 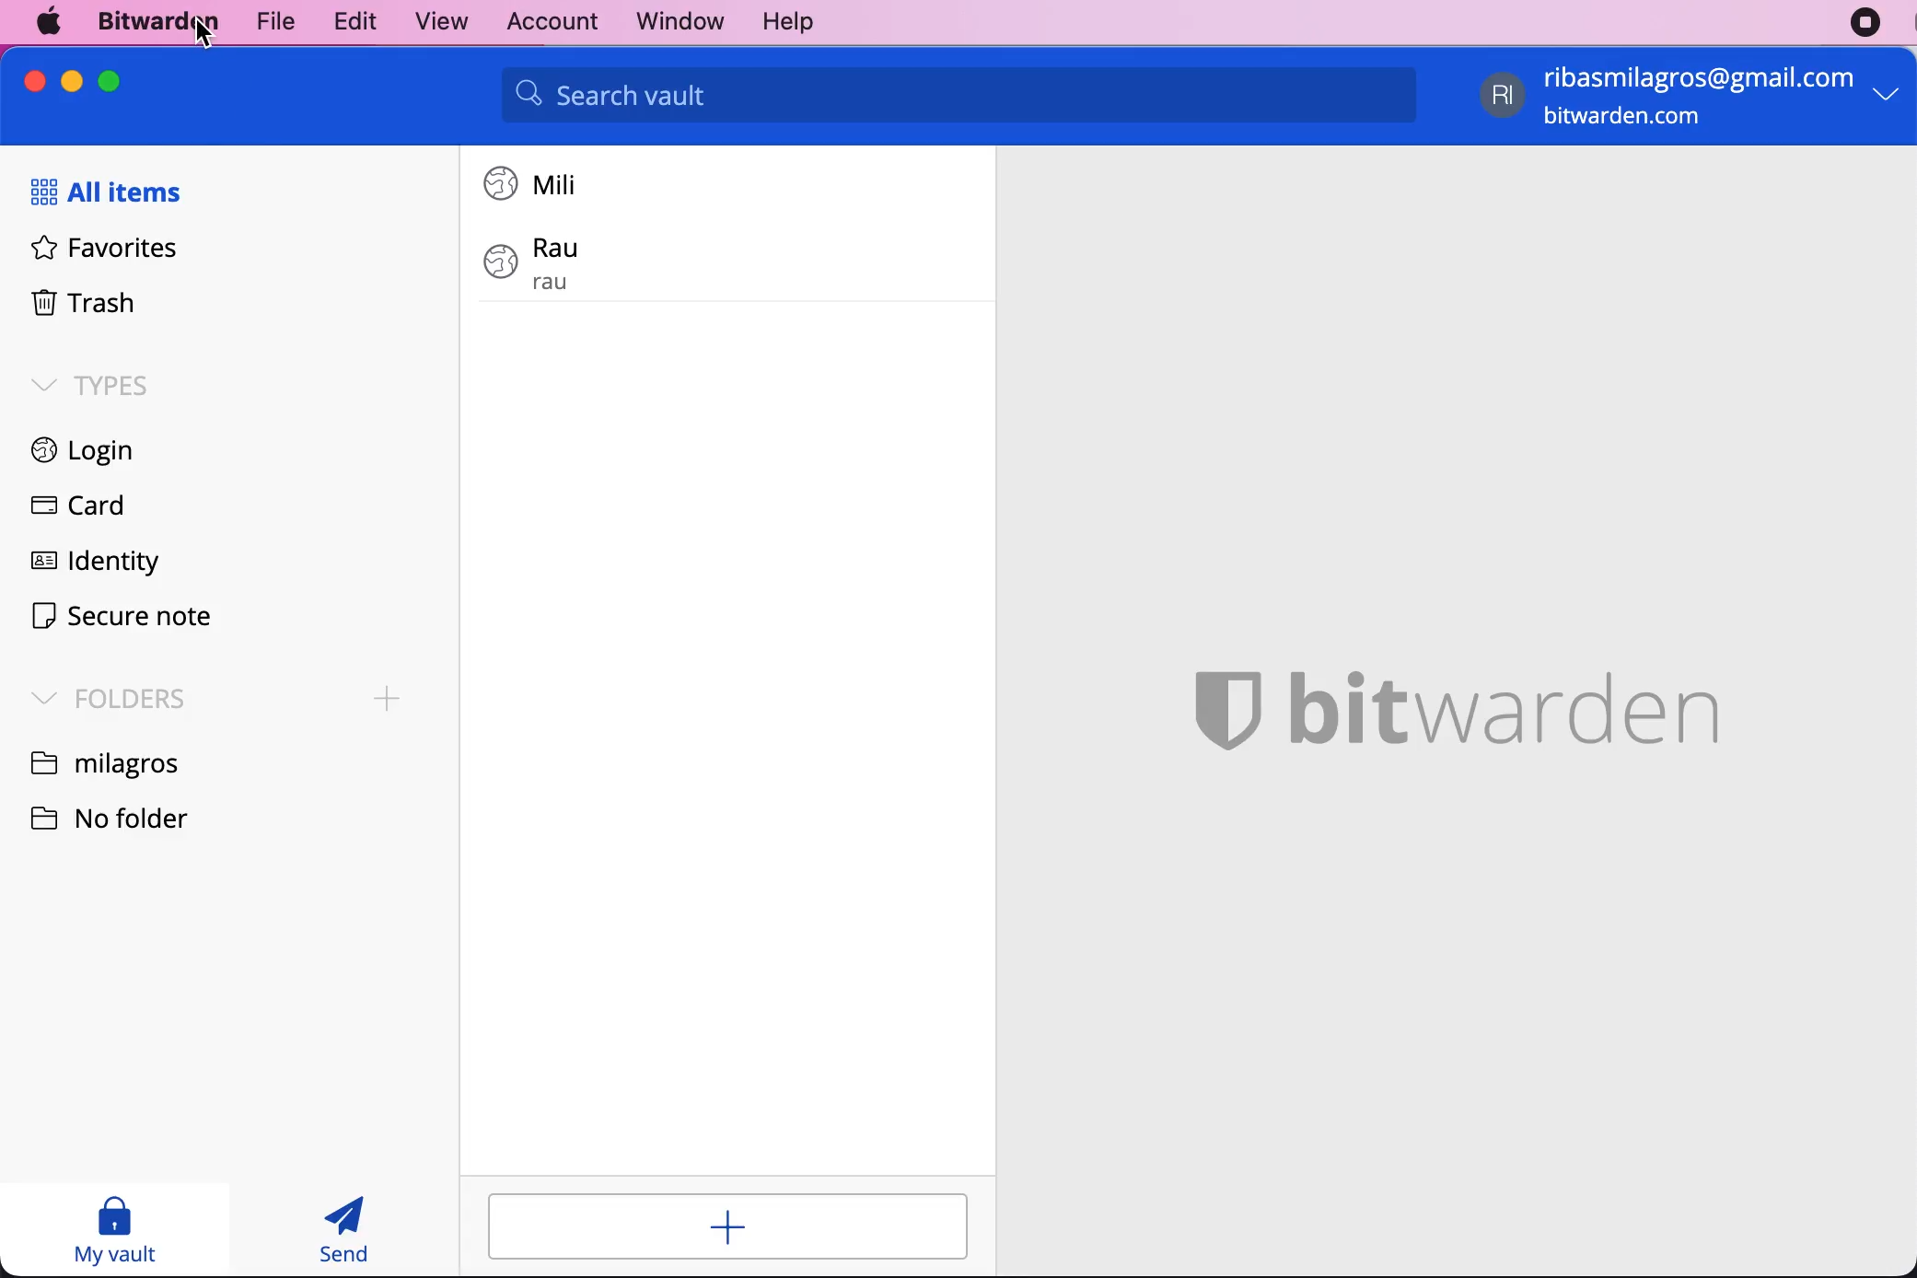 I want to click on account, so click(x=545, y=19).